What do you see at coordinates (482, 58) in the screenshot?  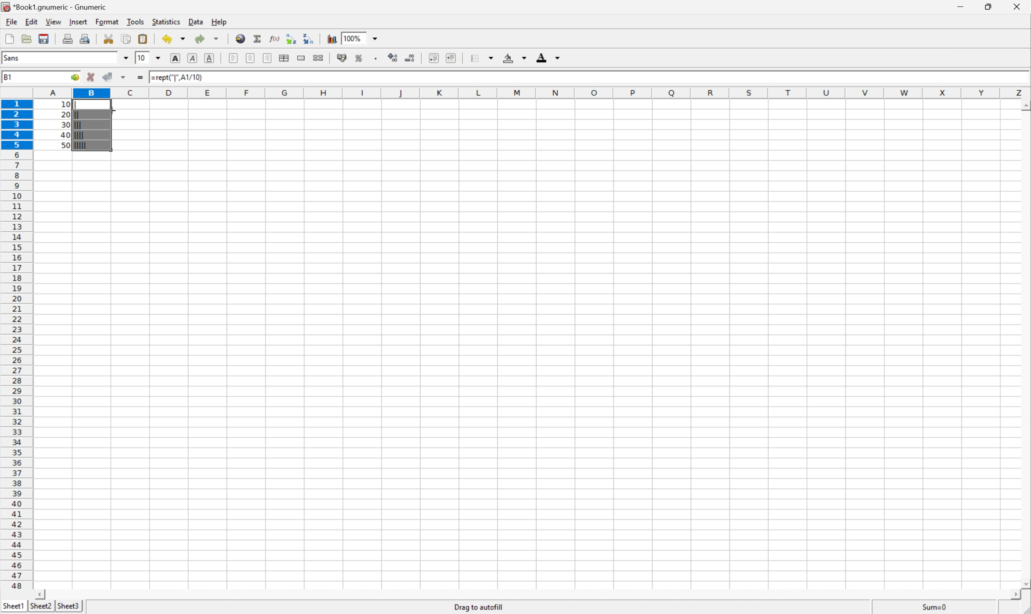 I see `Borders` at bounding box center [482, 58].